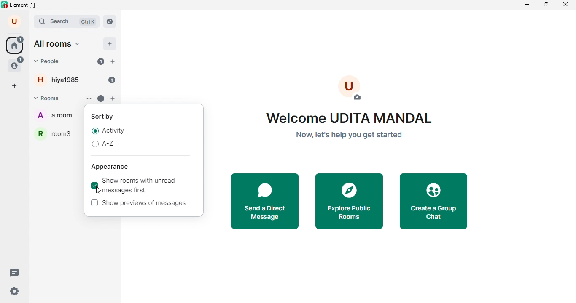  I want to click on minimize, so click(528, 5).